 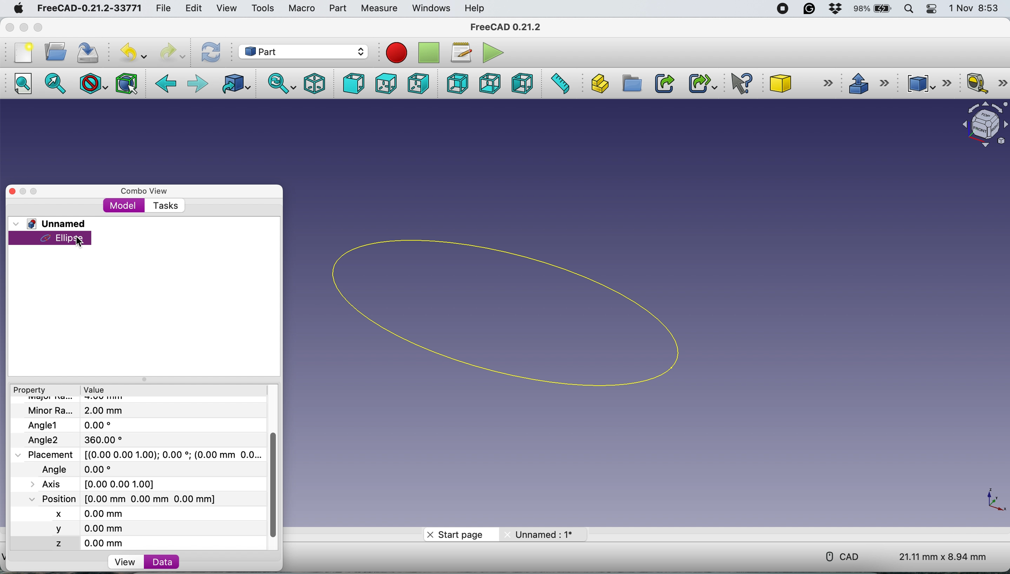 I want to click on file, so click(x=161, y=7).